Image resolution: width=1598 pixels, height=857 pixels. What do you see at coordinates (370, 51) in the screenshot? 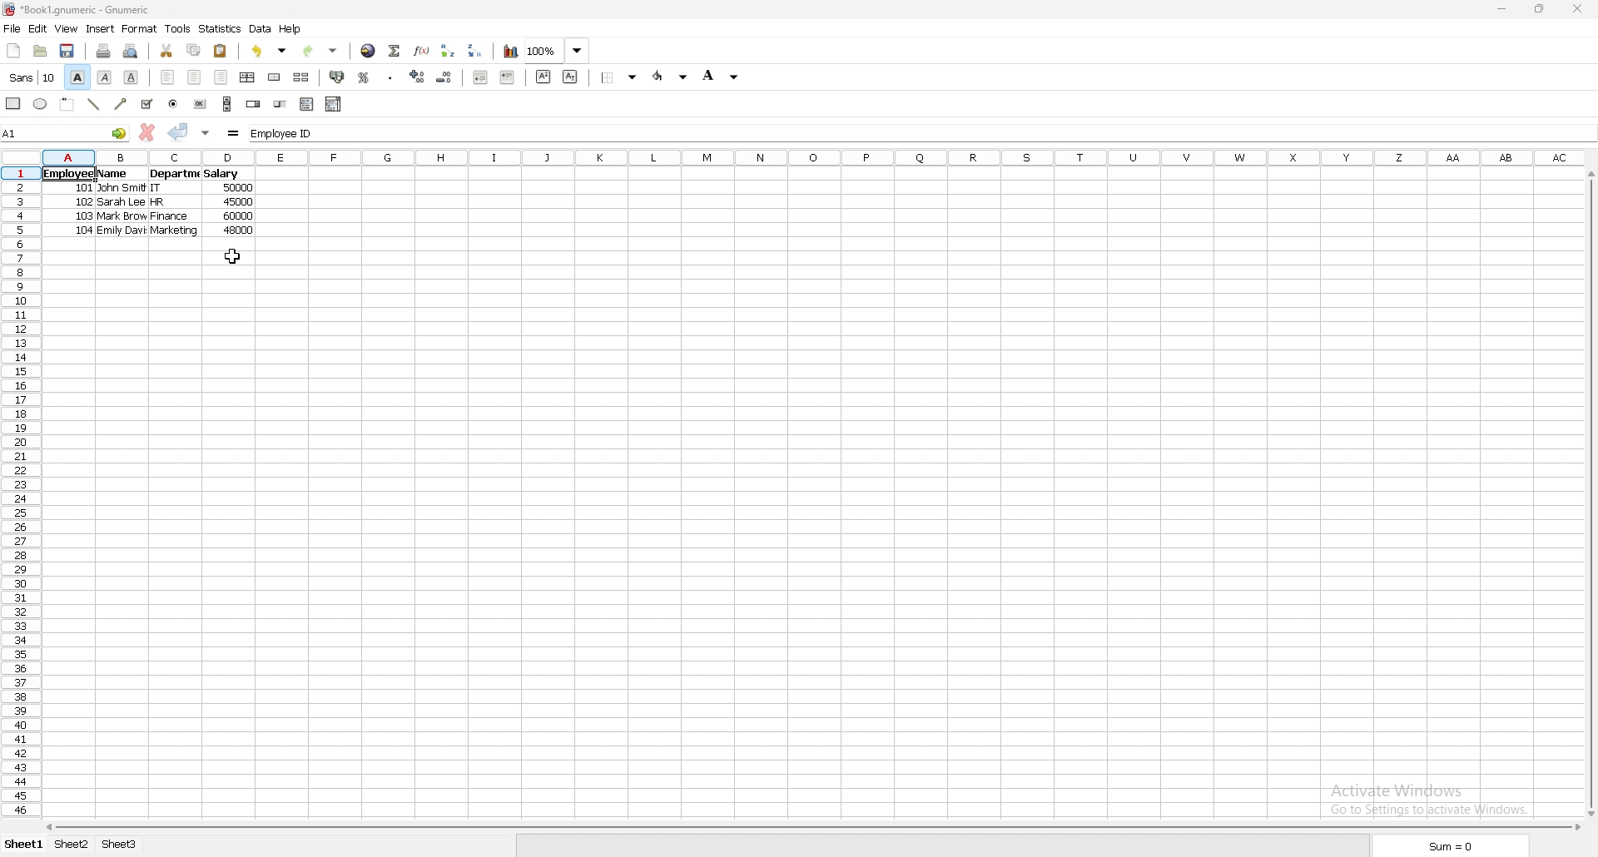
I see `hyperlink` at bounding box center [370, 51].